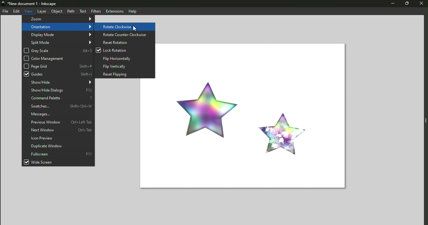 Image resolution: width=428 pixels, height=225 pixels. I want to click on Edit, so click(16, 11).